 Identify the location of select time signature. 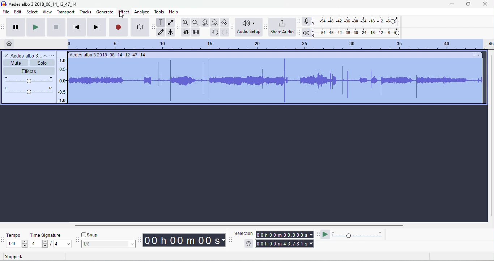
(50, 244).